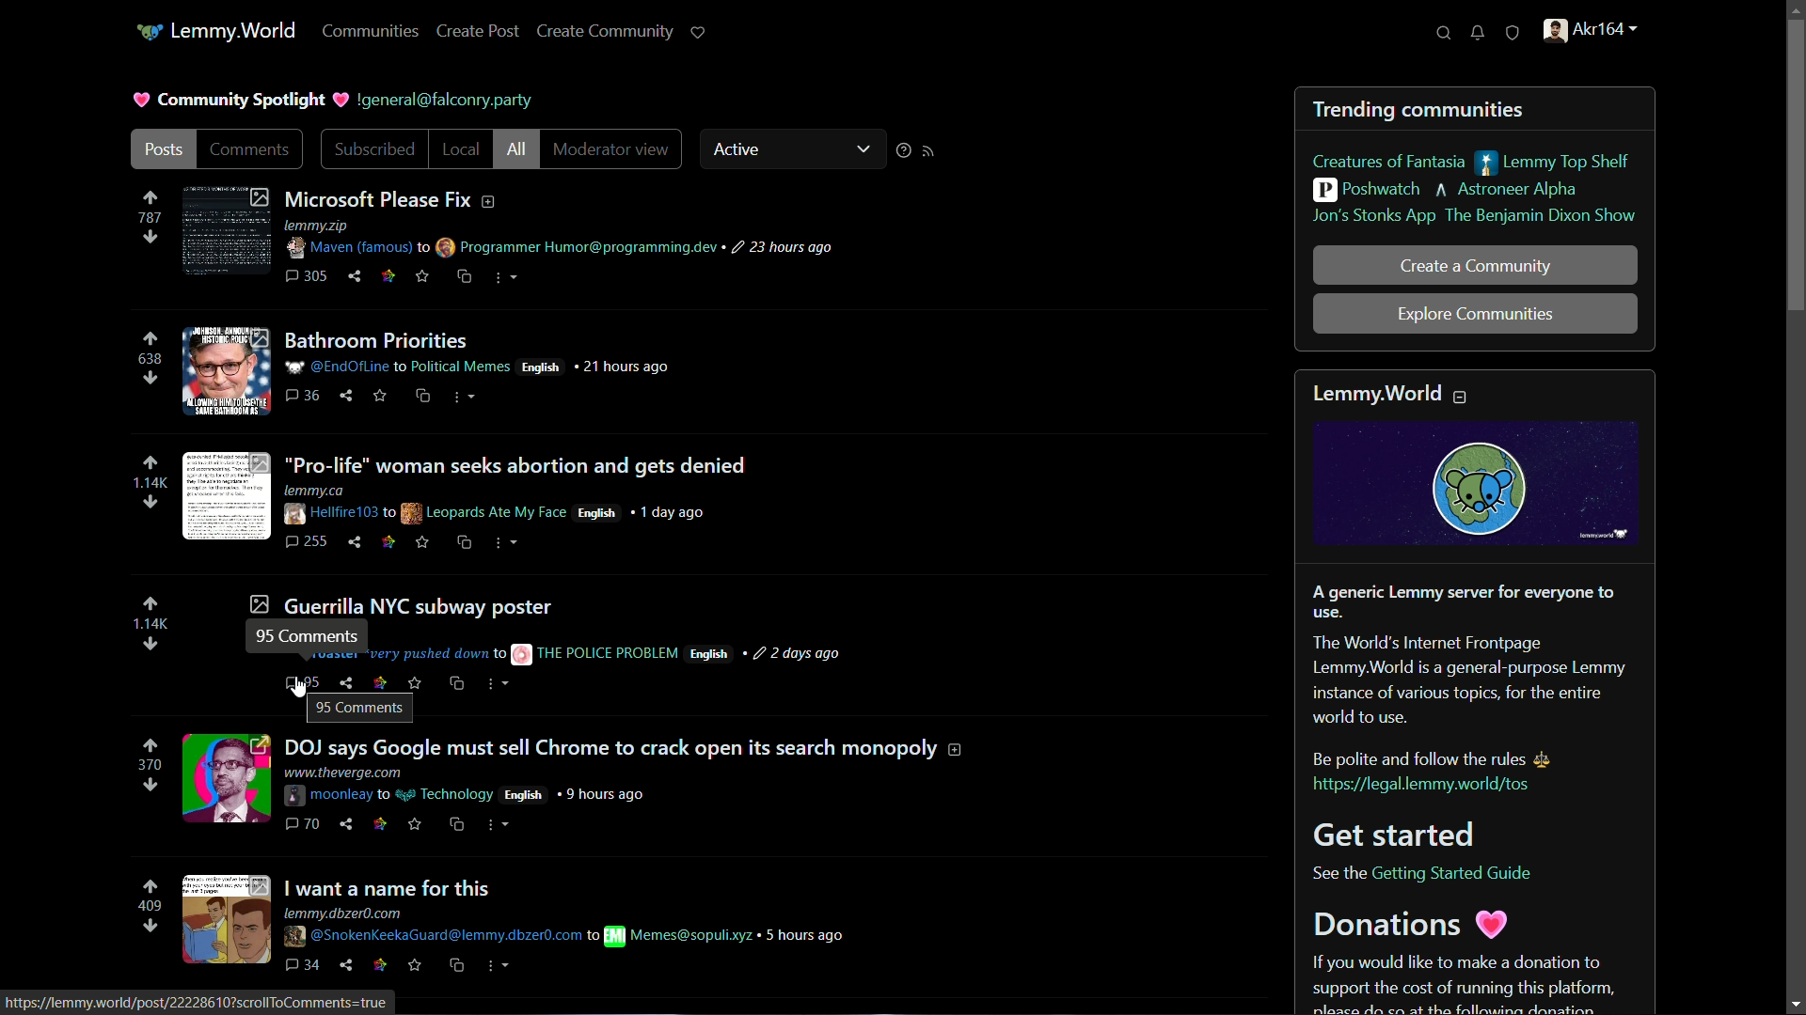  Describe the element at coordinates (518, 653) in the screenshot. I see `icon` at that location.